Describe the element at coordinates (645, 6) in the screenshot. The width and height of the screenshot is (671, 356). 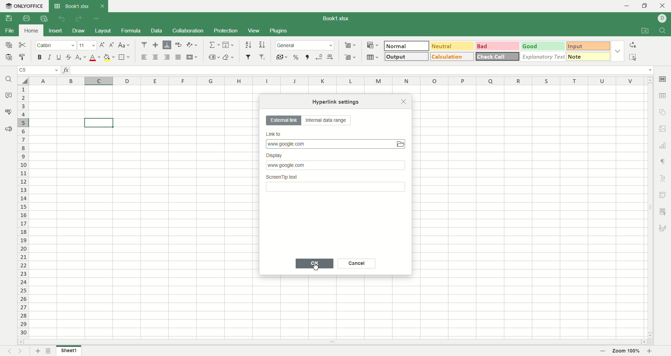
I see `maximize` at that location.